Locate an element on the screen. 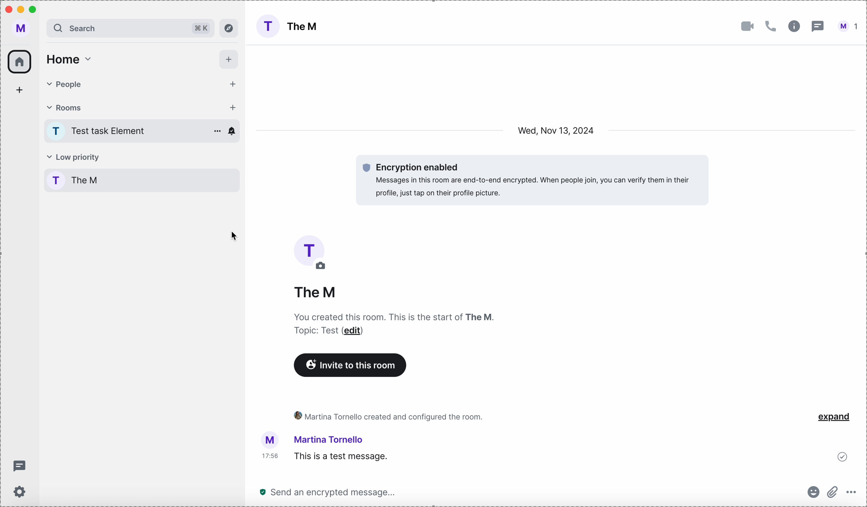 The height and width of the screenshot is (507, 867). people is located at coordinates (128, 85).